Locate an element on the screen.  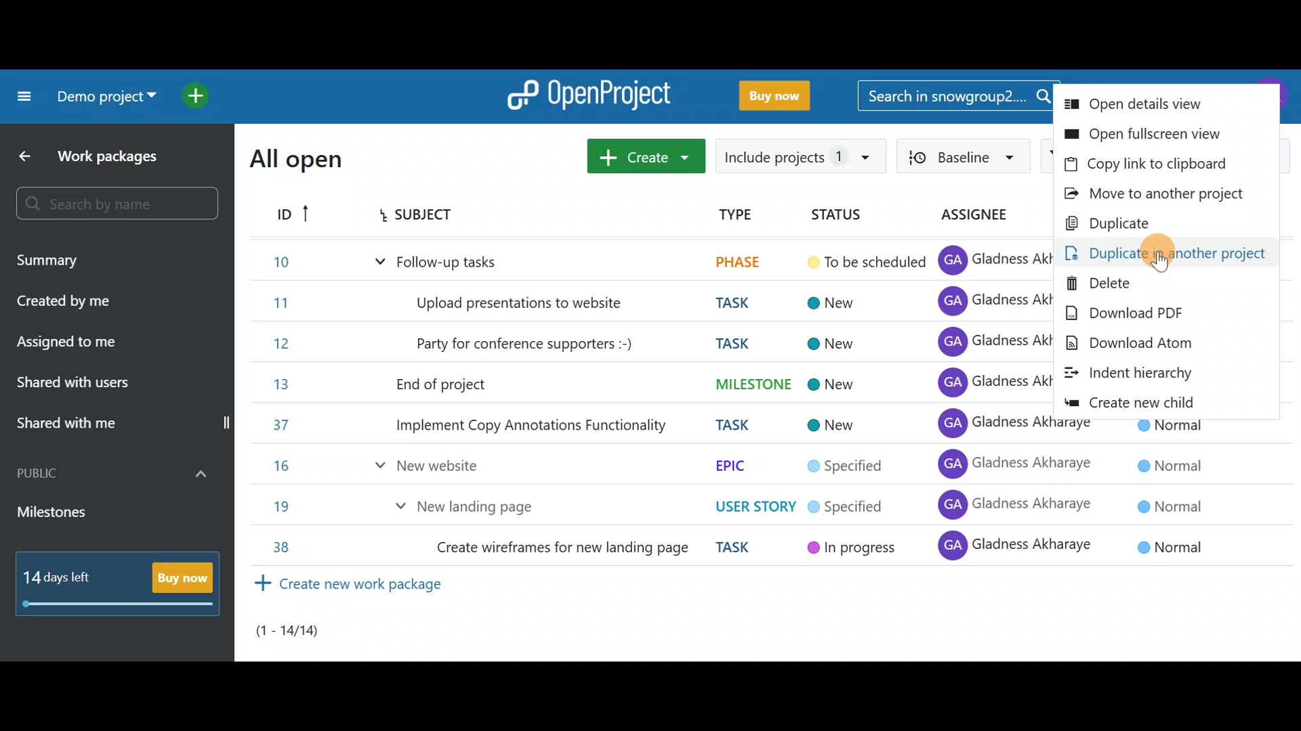
Baseline is located at coordinates (960, 154).